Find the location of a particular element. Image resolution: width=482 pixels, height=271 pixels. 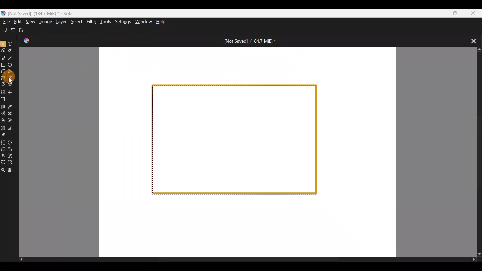

Colourise mask tool is located at coordinates (3, 114).